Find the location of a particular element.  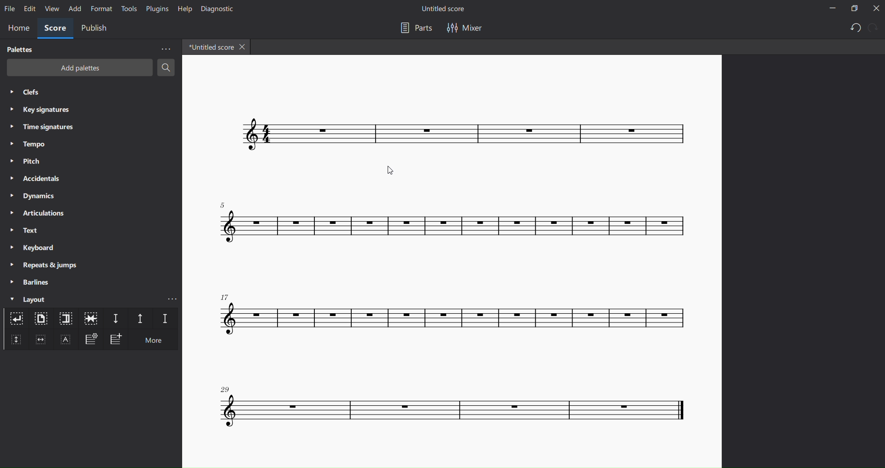

frame settings is located at coordinates (90, 341).